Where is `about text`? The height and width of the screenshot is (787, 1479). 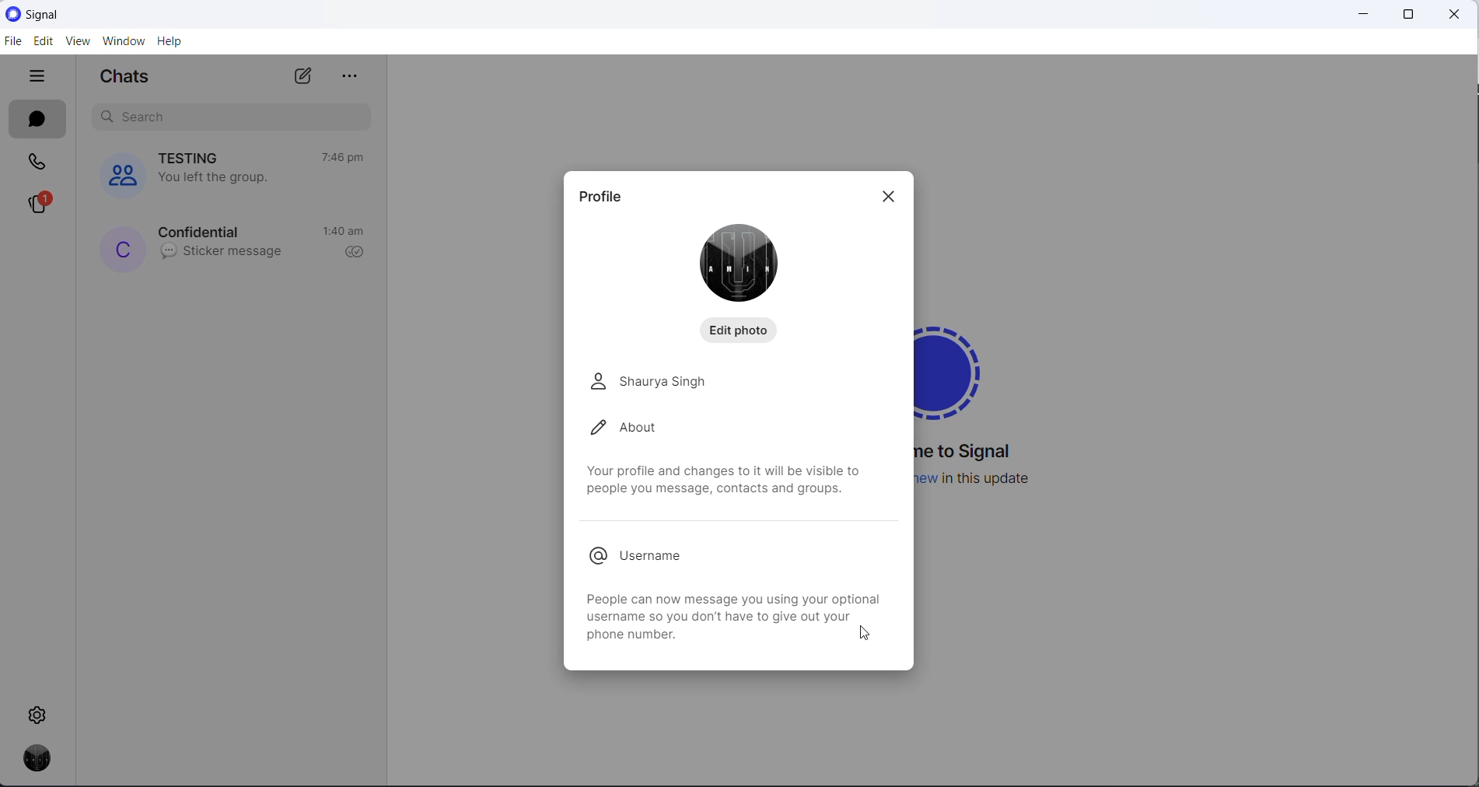 about text is located at coordinates (723, 481).